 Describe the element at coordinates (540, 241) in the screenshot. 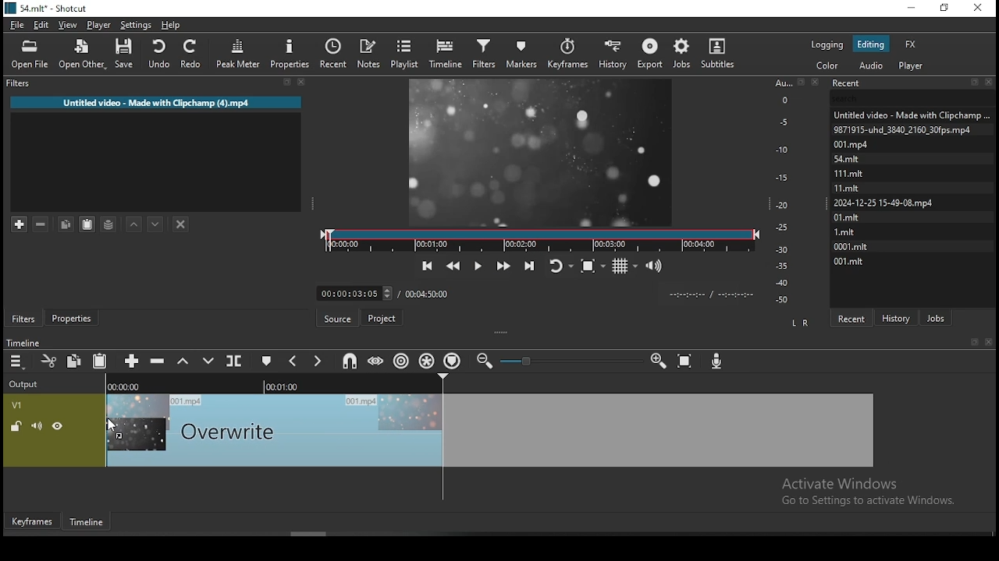

I see `playback progress bar` at that location.